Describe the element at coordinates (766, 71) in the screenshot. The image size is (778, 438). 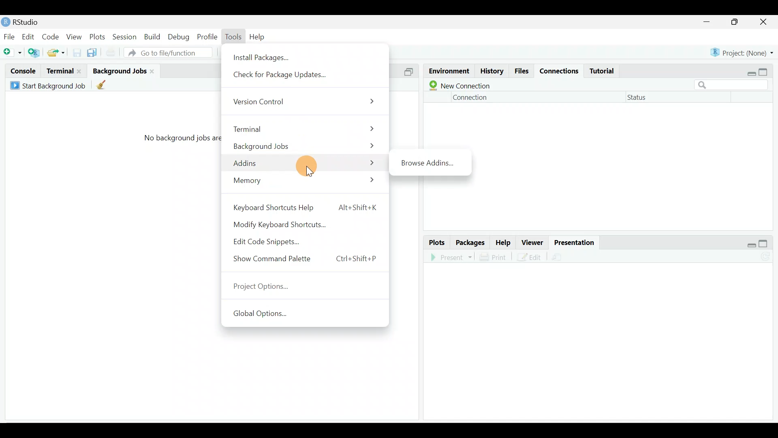
I see `maximize` at that location.